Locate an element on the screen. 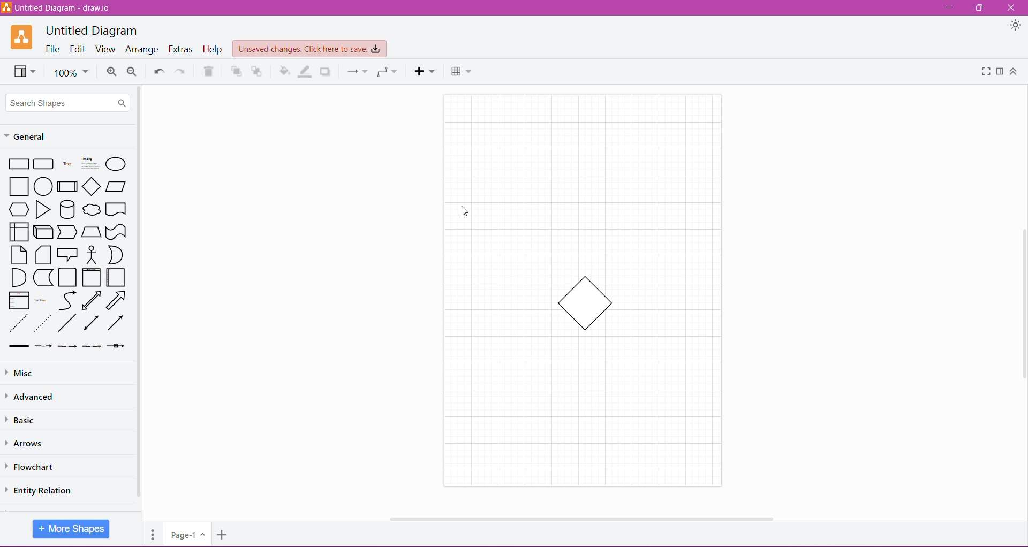 This screenshot has height=547, width=1028. Connection is located at coordinates (358, 71).